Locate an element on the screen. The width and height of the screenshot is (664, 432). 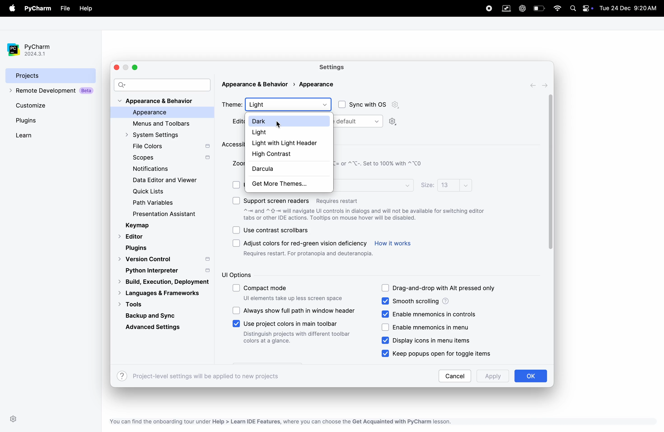
checkbox is located at coordinates (237, 243).